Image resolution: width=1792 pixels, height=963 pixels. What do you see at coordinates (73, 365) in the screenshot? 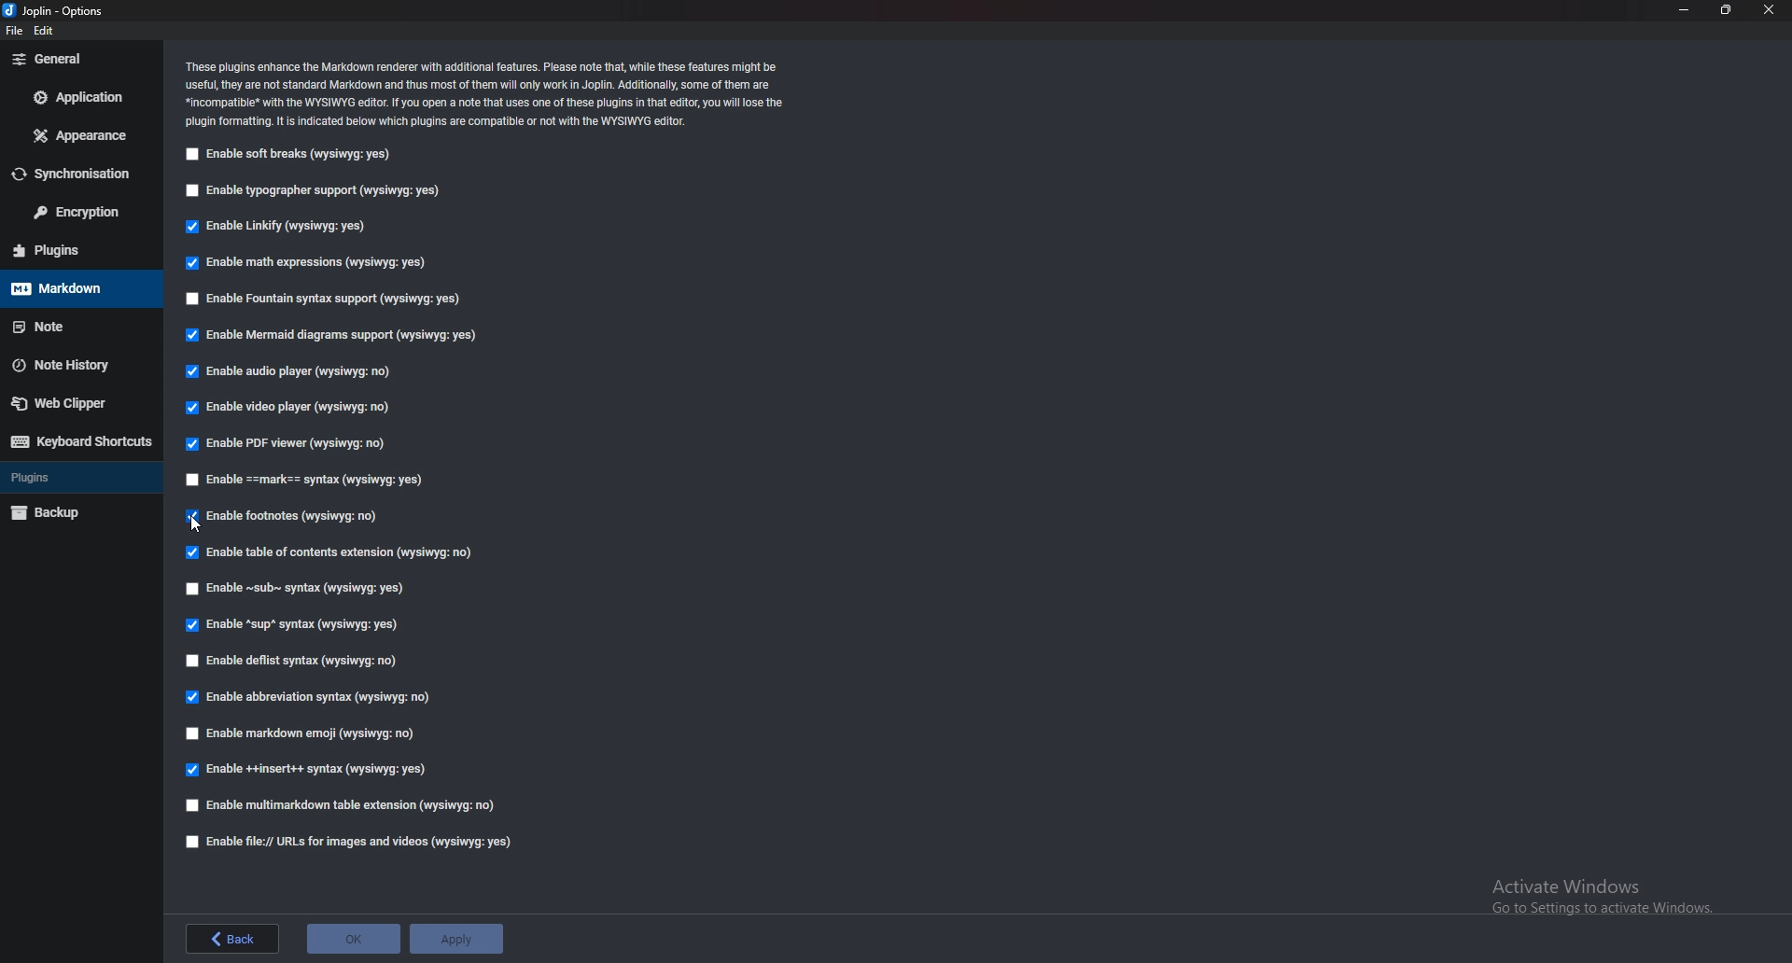
I see `Note history` at bounding box center [73, 365].